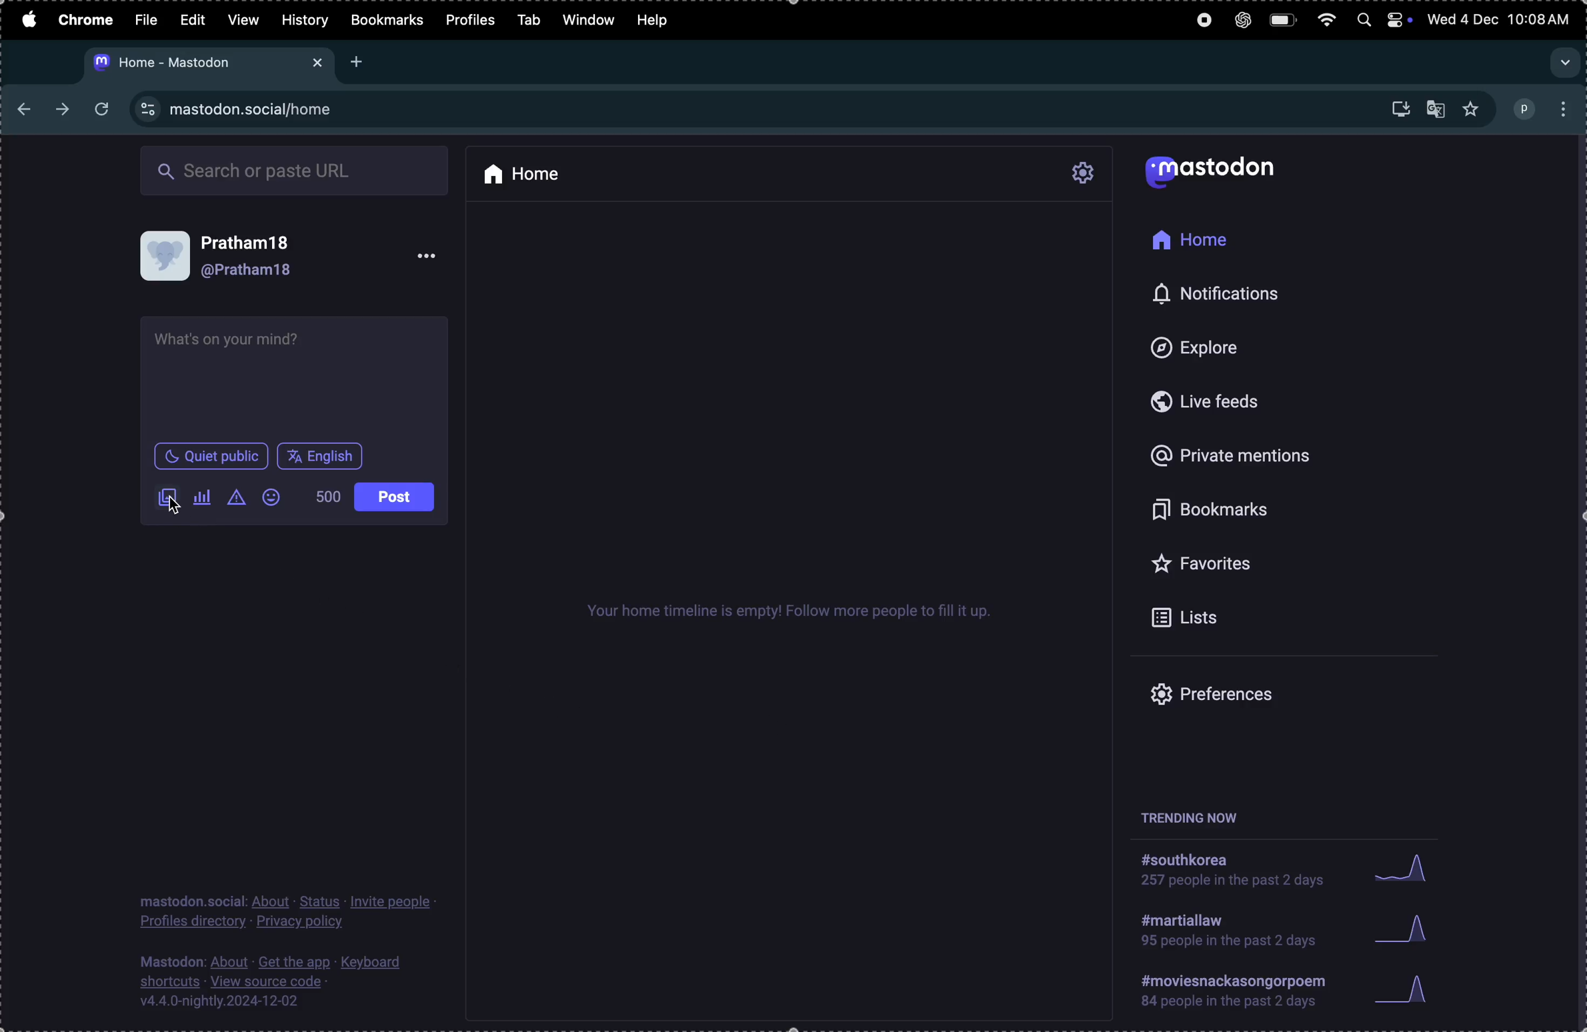 This screenshot has width=1587, height=1032. I want to click on source code description, so click(275, 981).